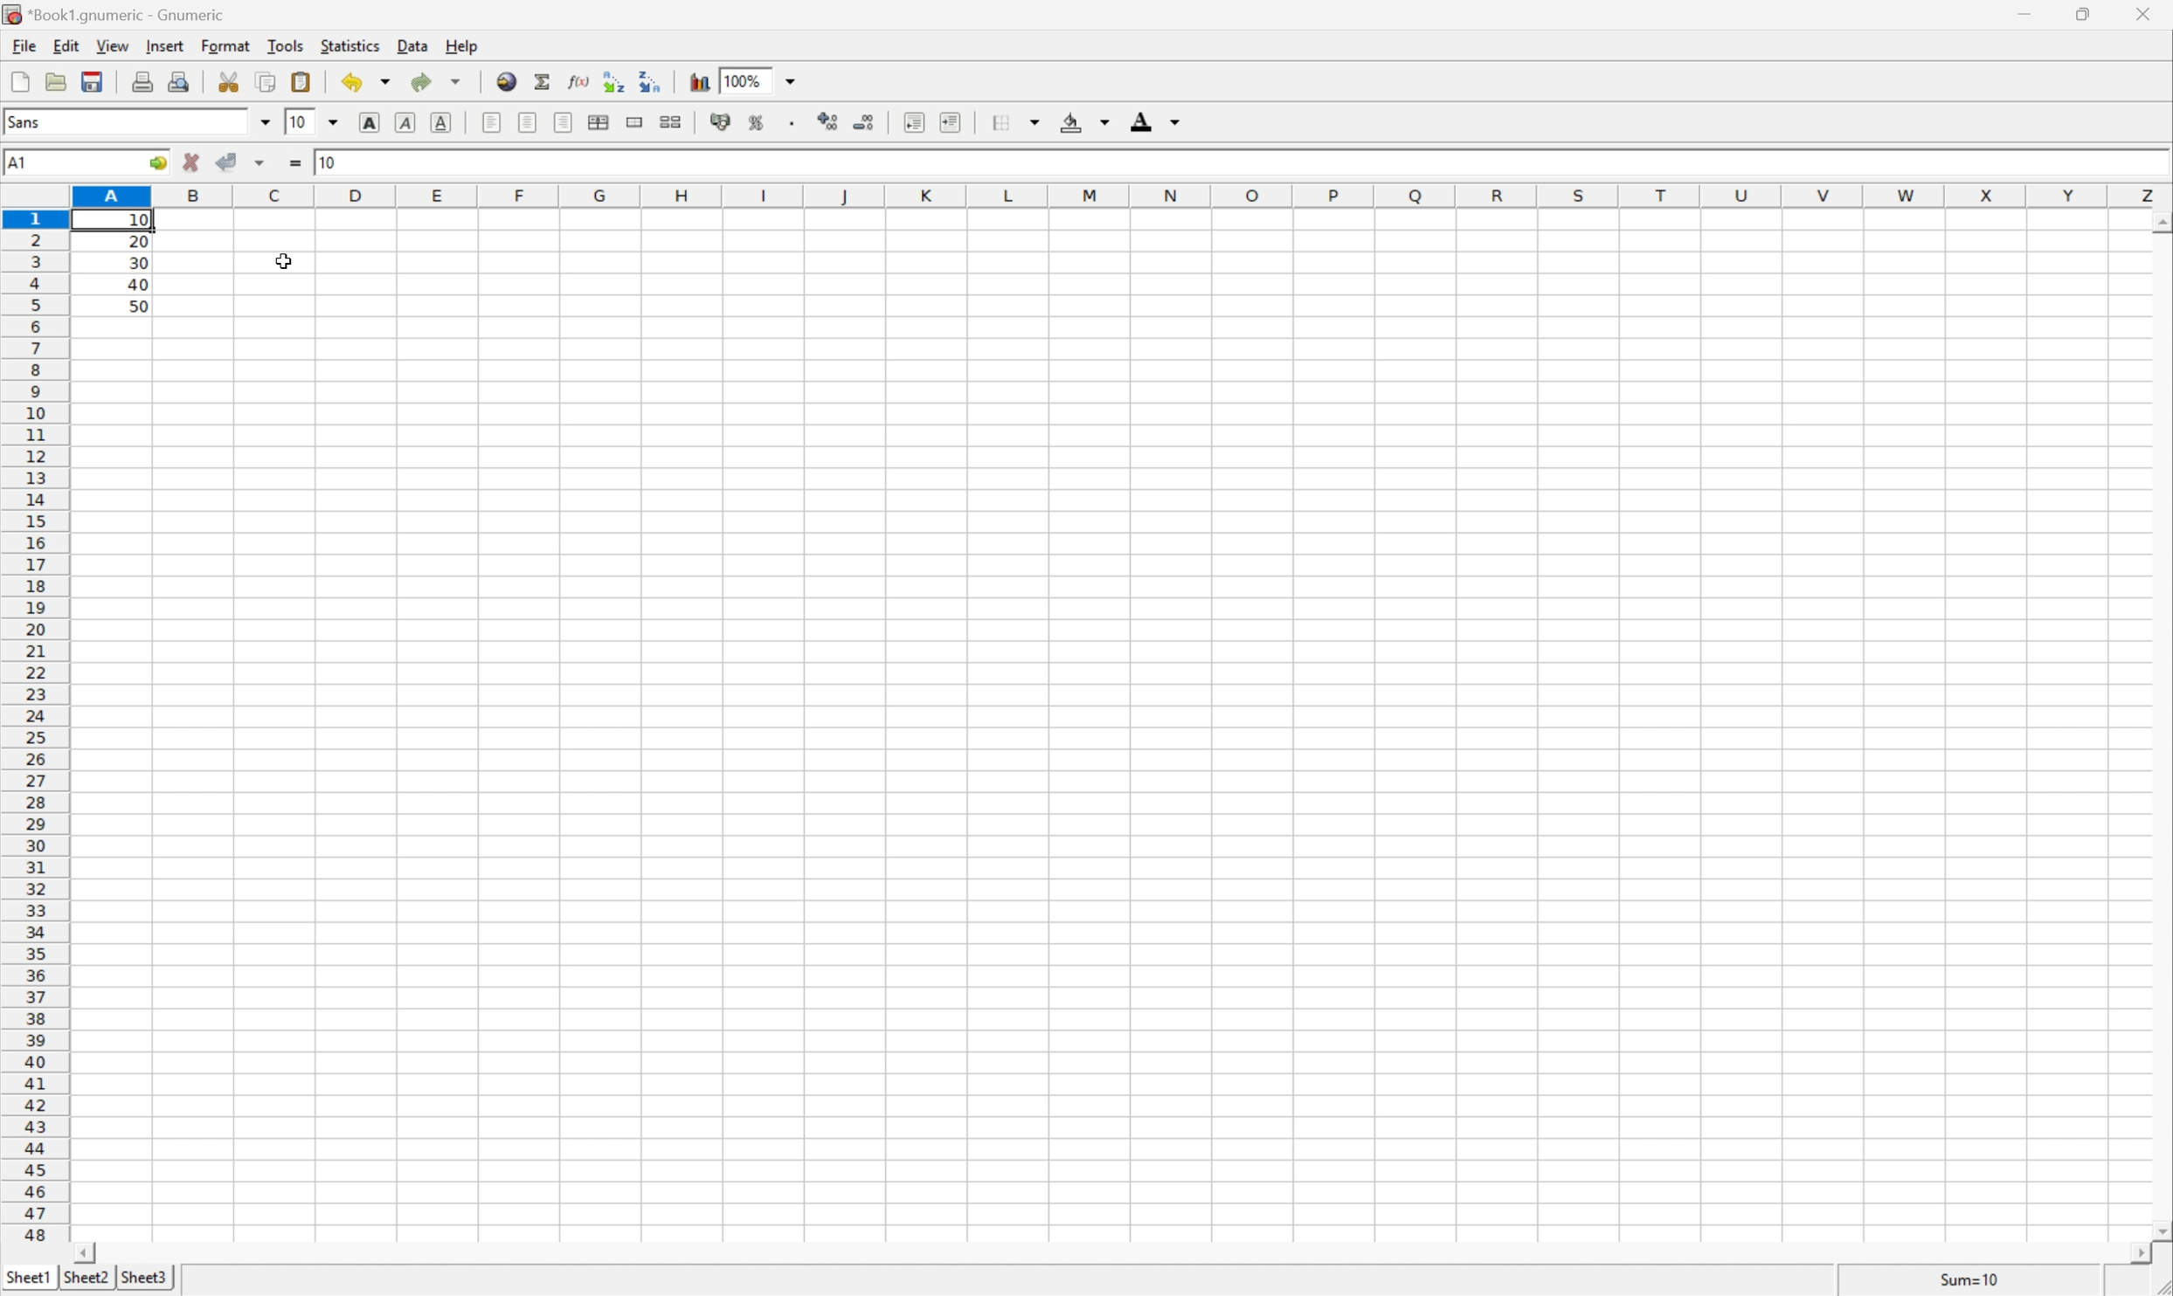  I want to click on Row numbers, so click(32, 725).